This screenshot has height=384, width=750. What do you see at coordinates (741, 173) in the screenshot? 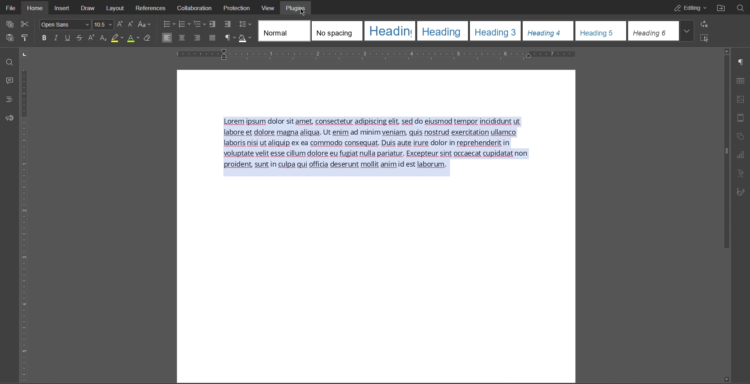
I see `Text Art` at bounding box center [741, 173].